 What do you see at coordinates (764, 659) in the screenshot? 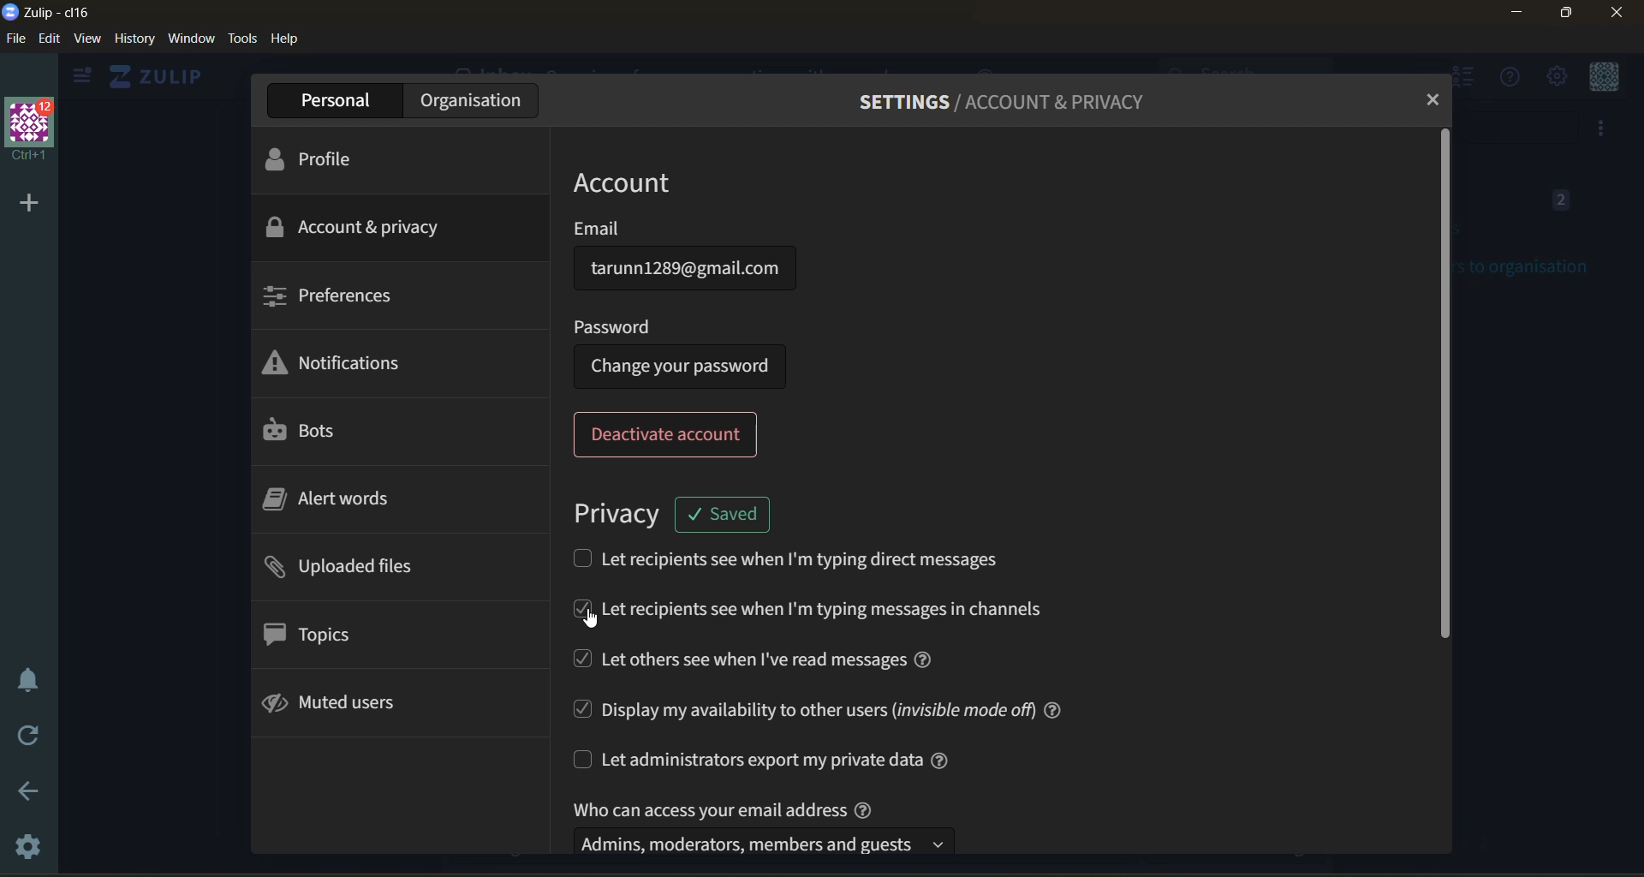
I see `let others see when i've read messages` at bounding box center [764, 659].